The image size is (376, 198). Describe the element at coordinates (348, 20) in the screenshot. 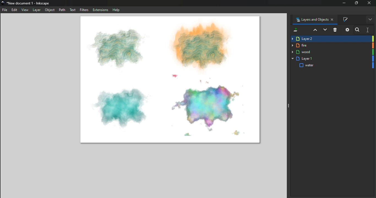

I see `Fill and stroke` at that location.